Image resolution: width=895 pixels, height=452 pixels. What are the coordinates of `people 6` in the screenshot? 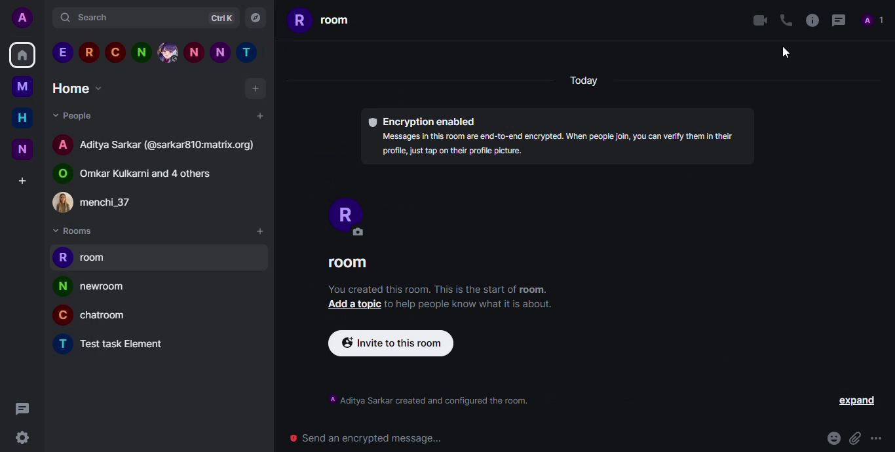 It's located at (194, 52).